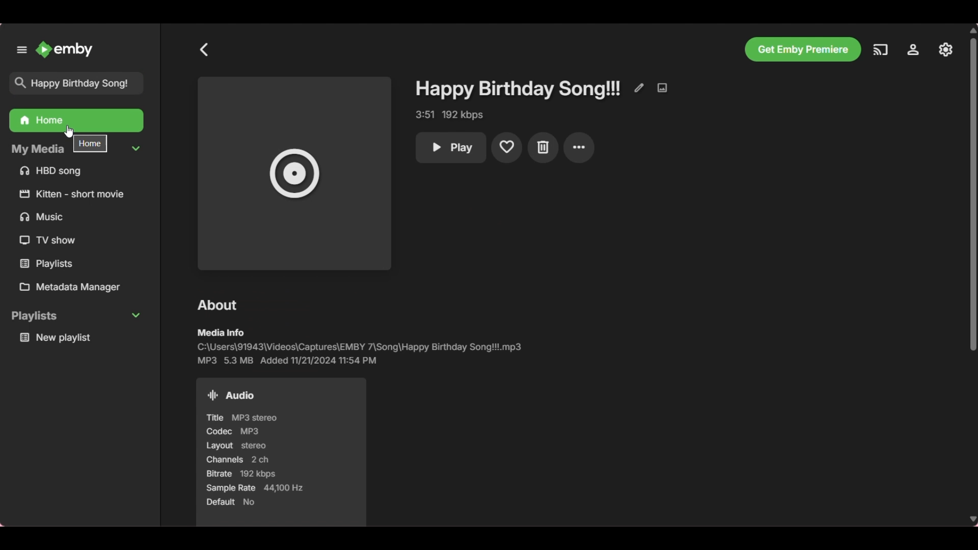 The image size is (978, 550). Describe the element at coordinates (256, 464) in the screenshot. I see `Title MP3 stereo
Codec MP3

Layout stereo
Channels 2 ch
Bitrate 192 kbps
Sample Rate 44,100 Hz
Default No` at that location.